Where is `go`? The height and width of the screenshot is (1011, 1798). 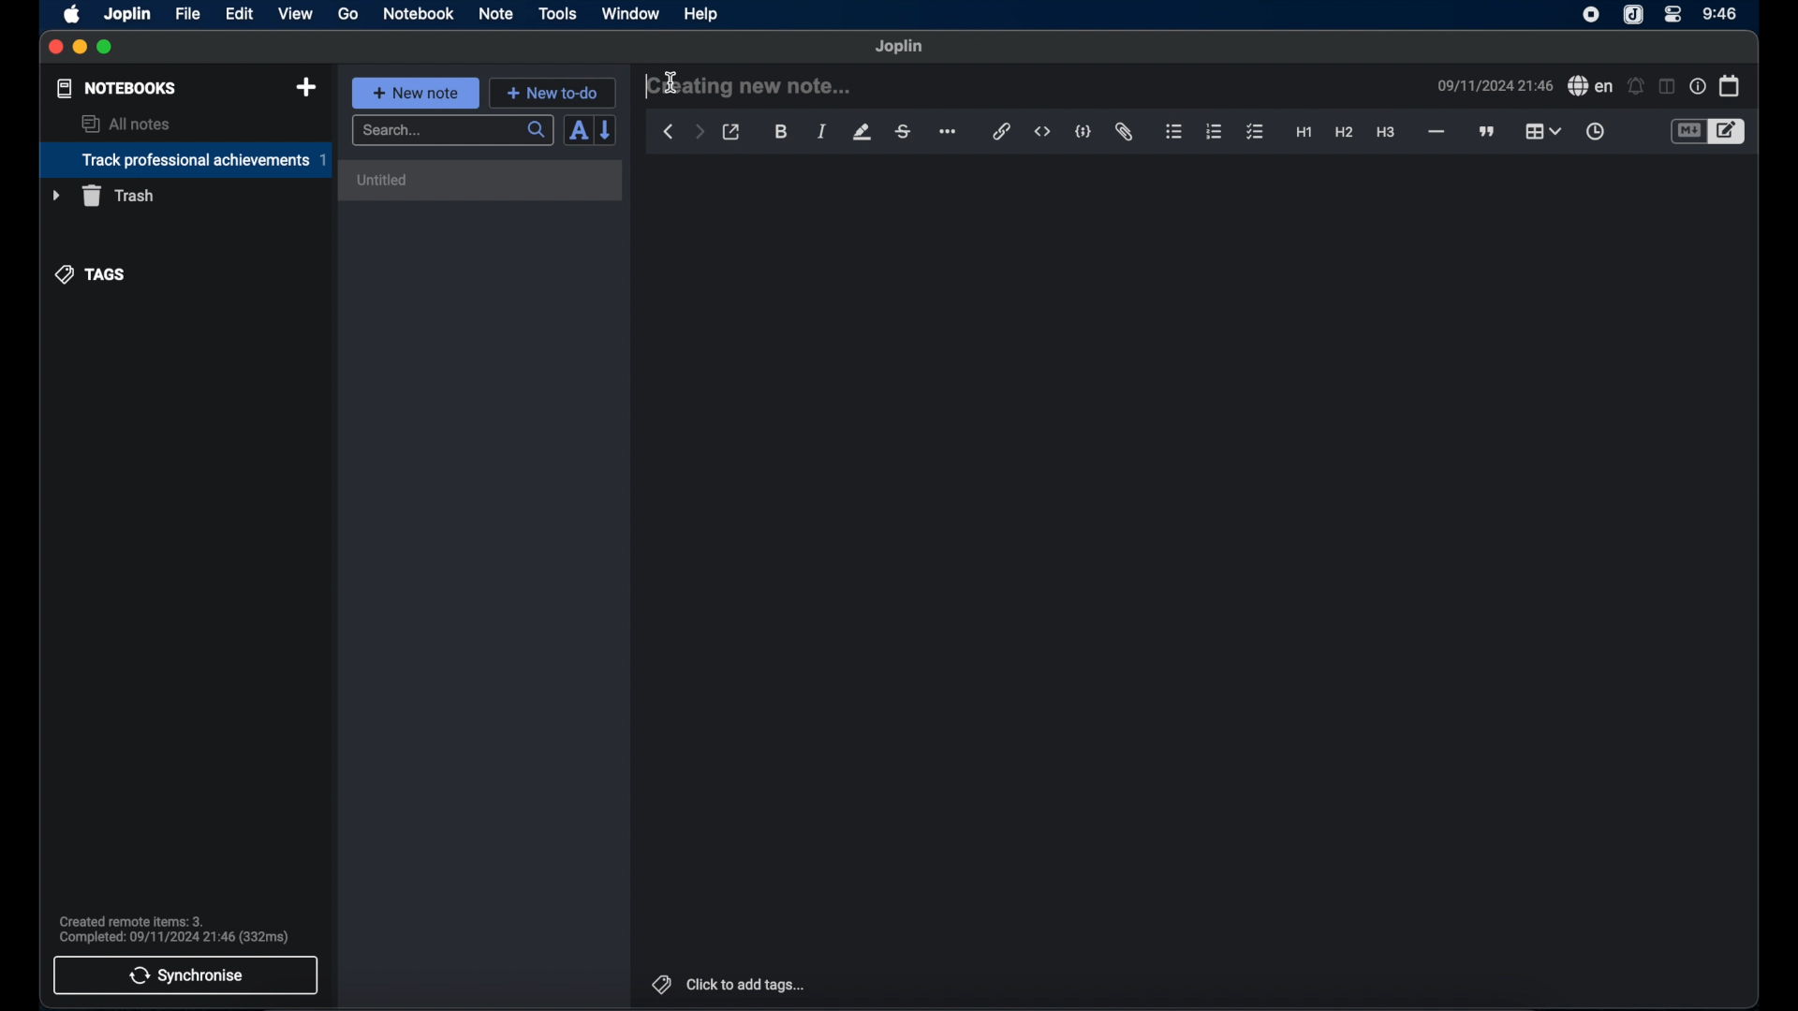 go is located at coordinates (349, 14).